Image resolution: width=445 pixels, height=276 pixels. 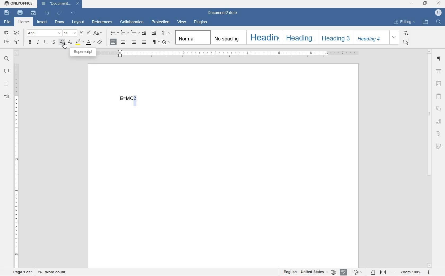 What do you see at coordinates (406, 33) in the screenshot?
I see `replace` at bounding box center [406, 33].